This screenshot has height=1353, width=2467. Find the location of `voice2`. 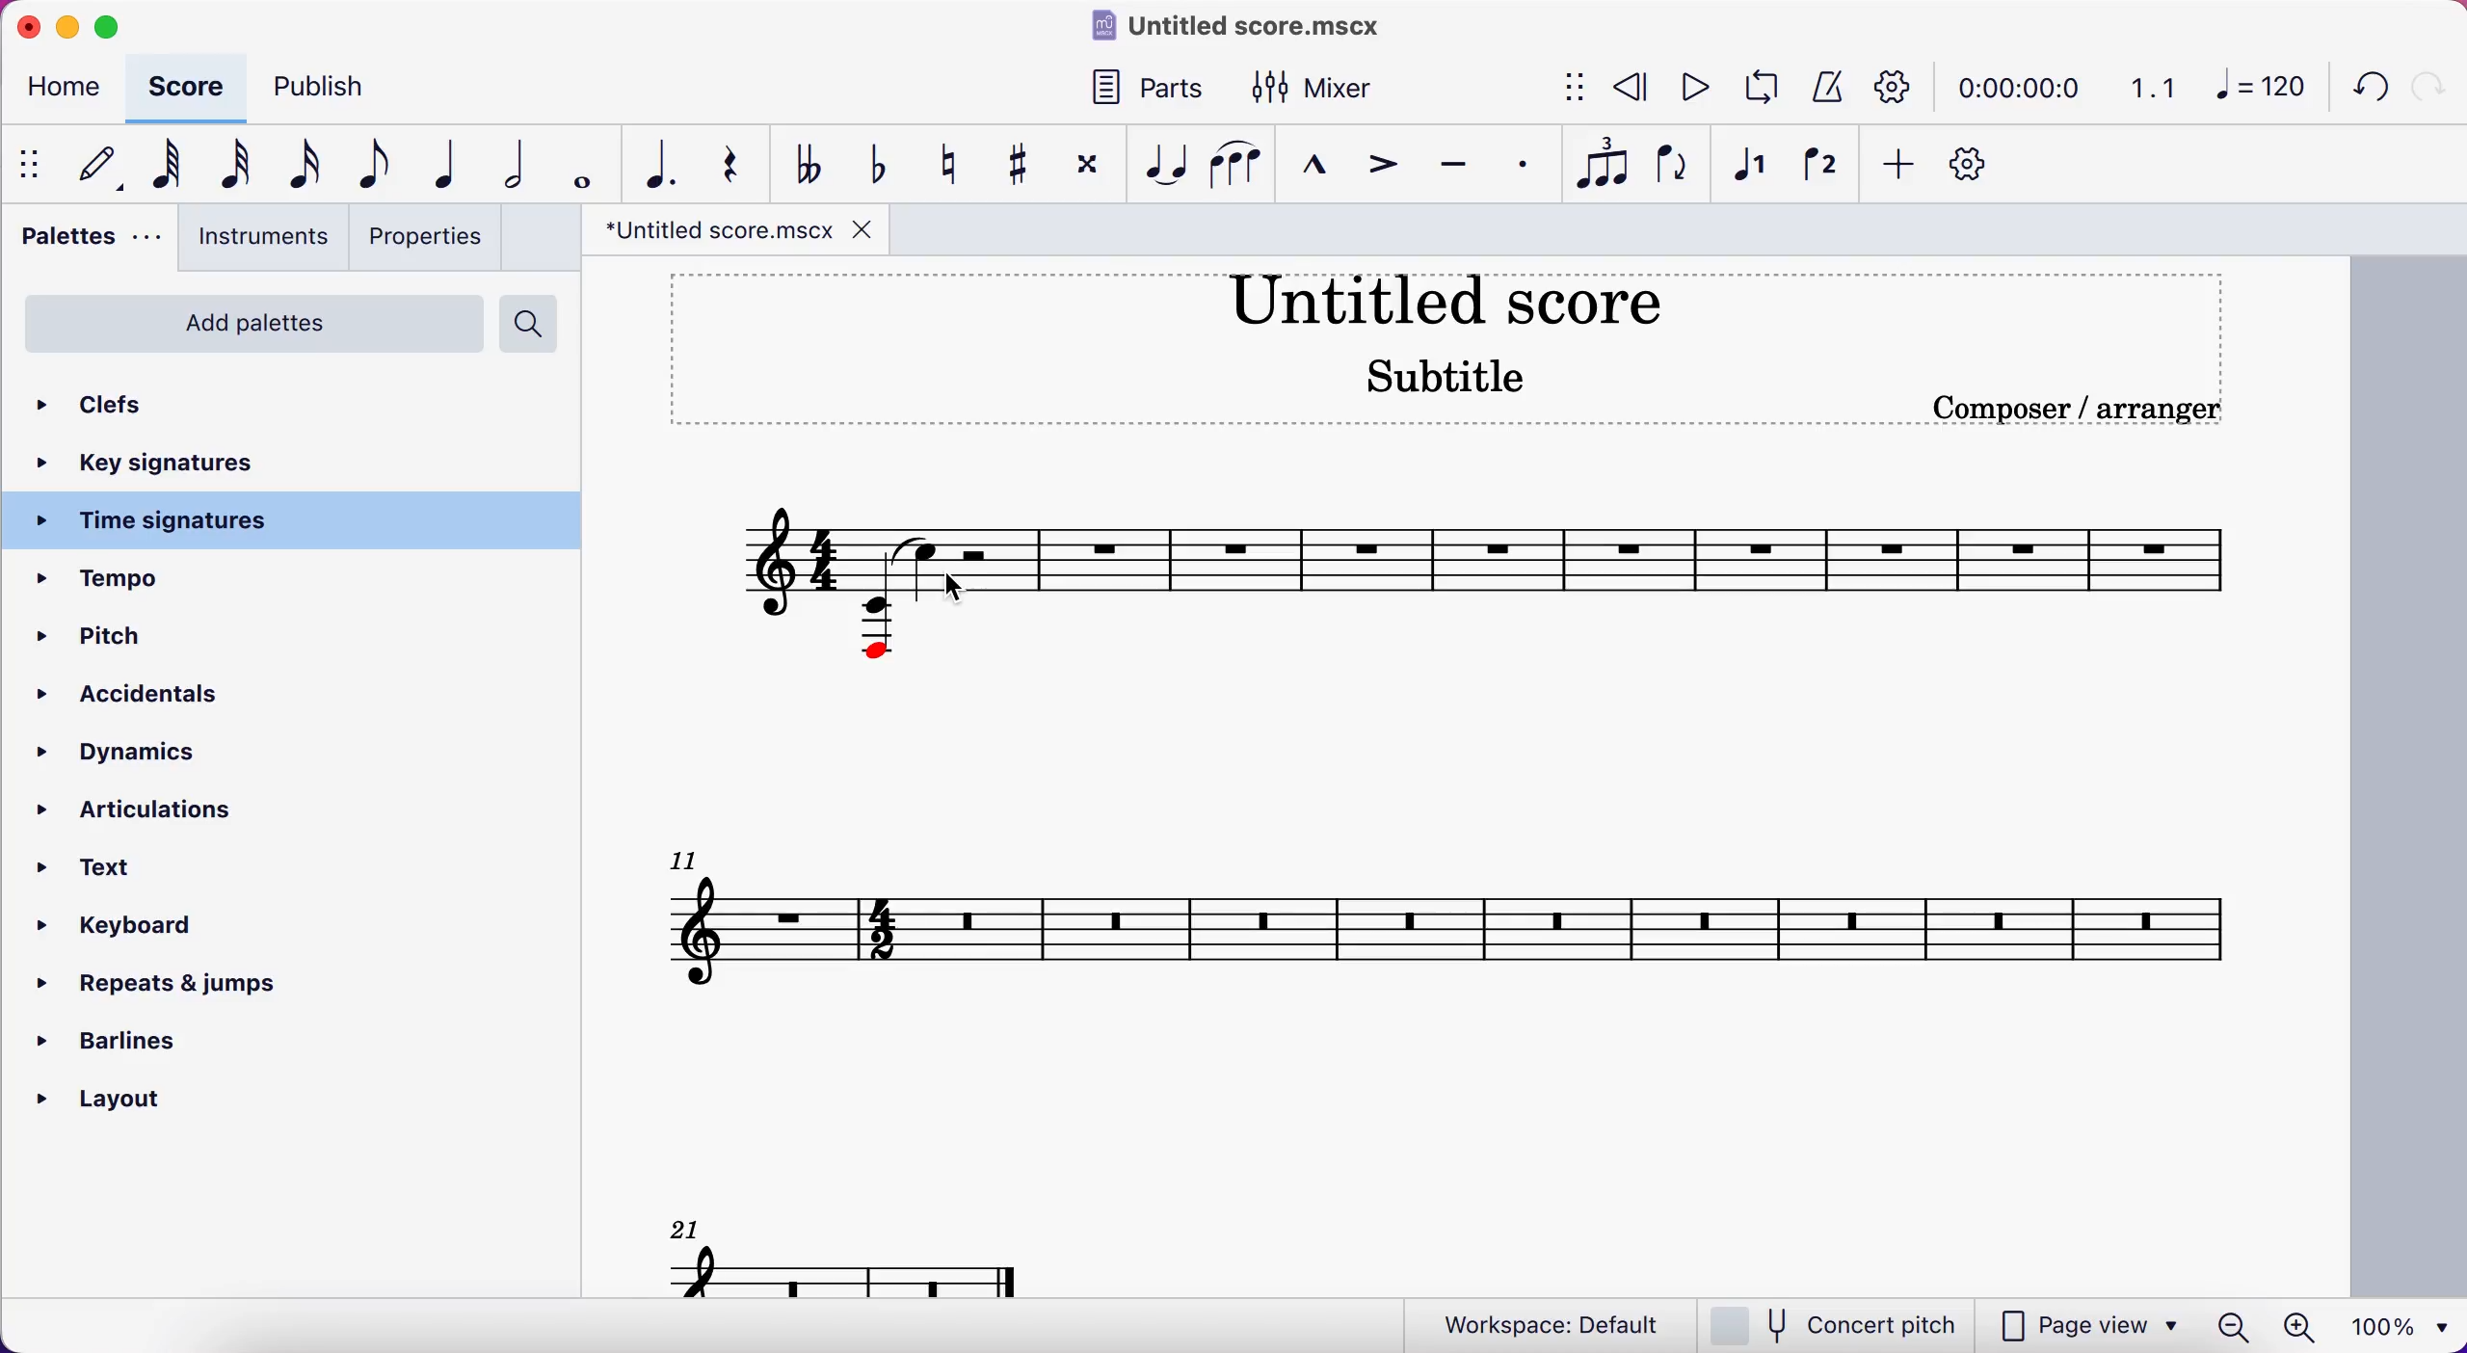

voice2 is located at coordinates (1819, 171).